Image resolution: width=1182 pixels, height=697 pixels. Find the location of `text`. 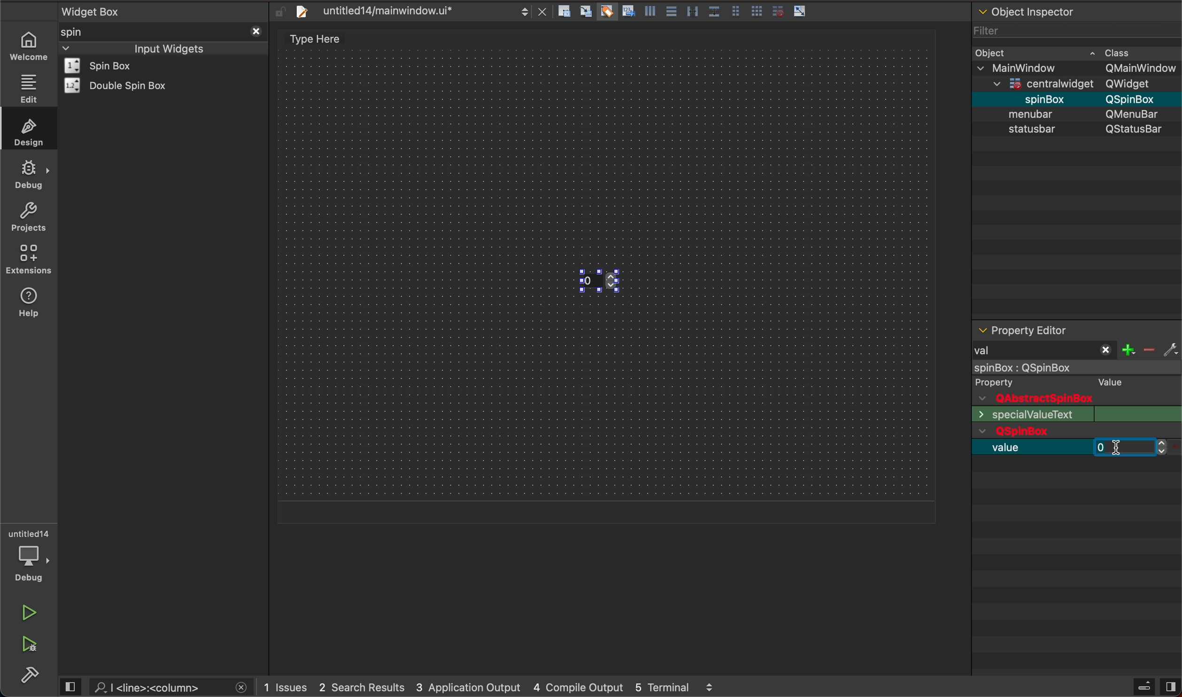

text is located at coordinates (1025, 131).